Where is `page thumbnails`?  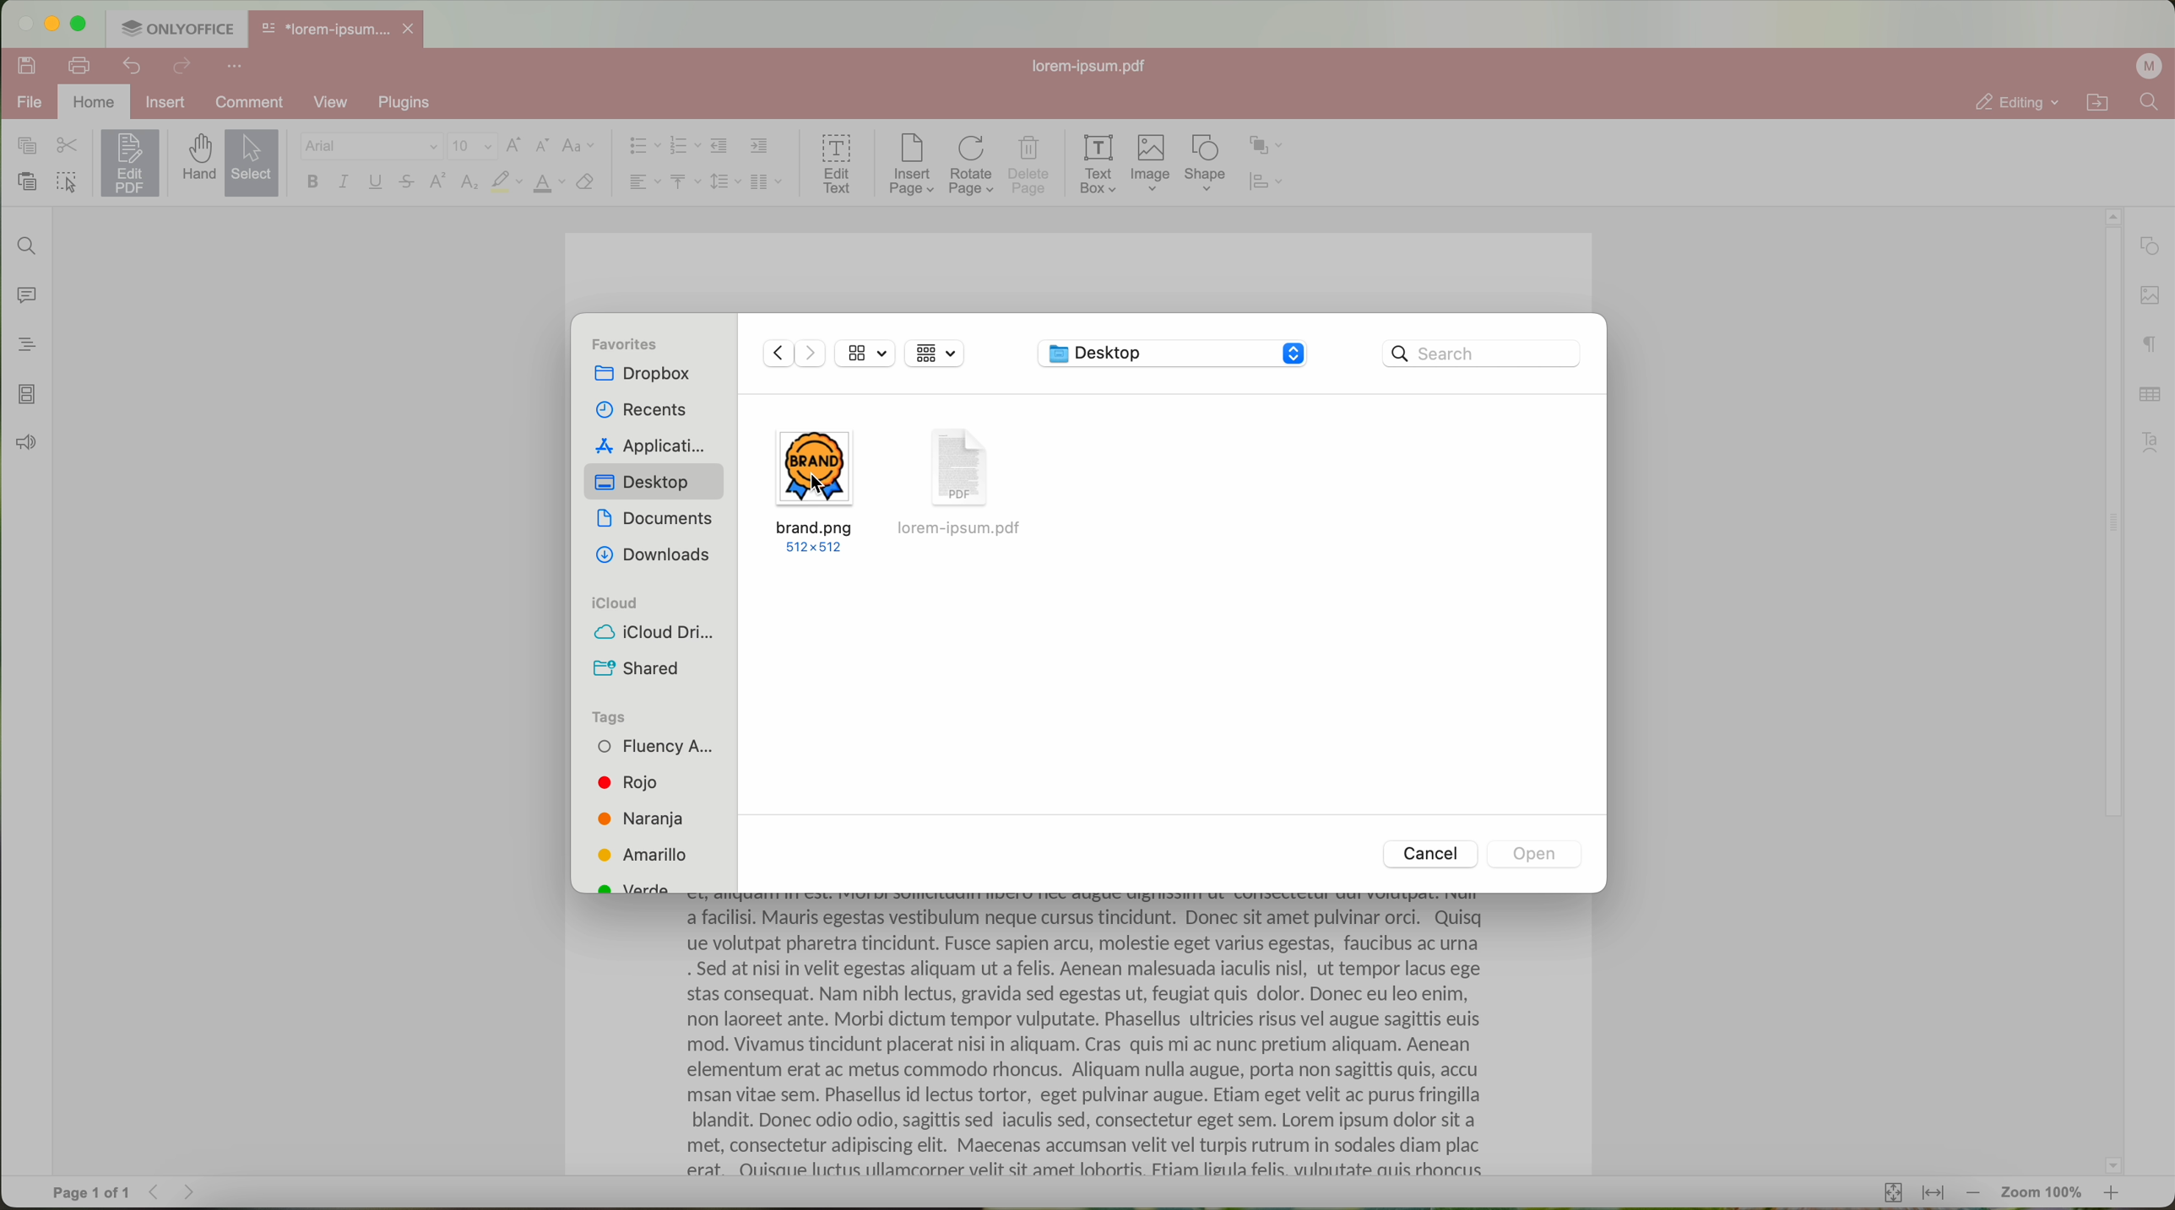 page thumbnails is located at coordinates (25, 394).